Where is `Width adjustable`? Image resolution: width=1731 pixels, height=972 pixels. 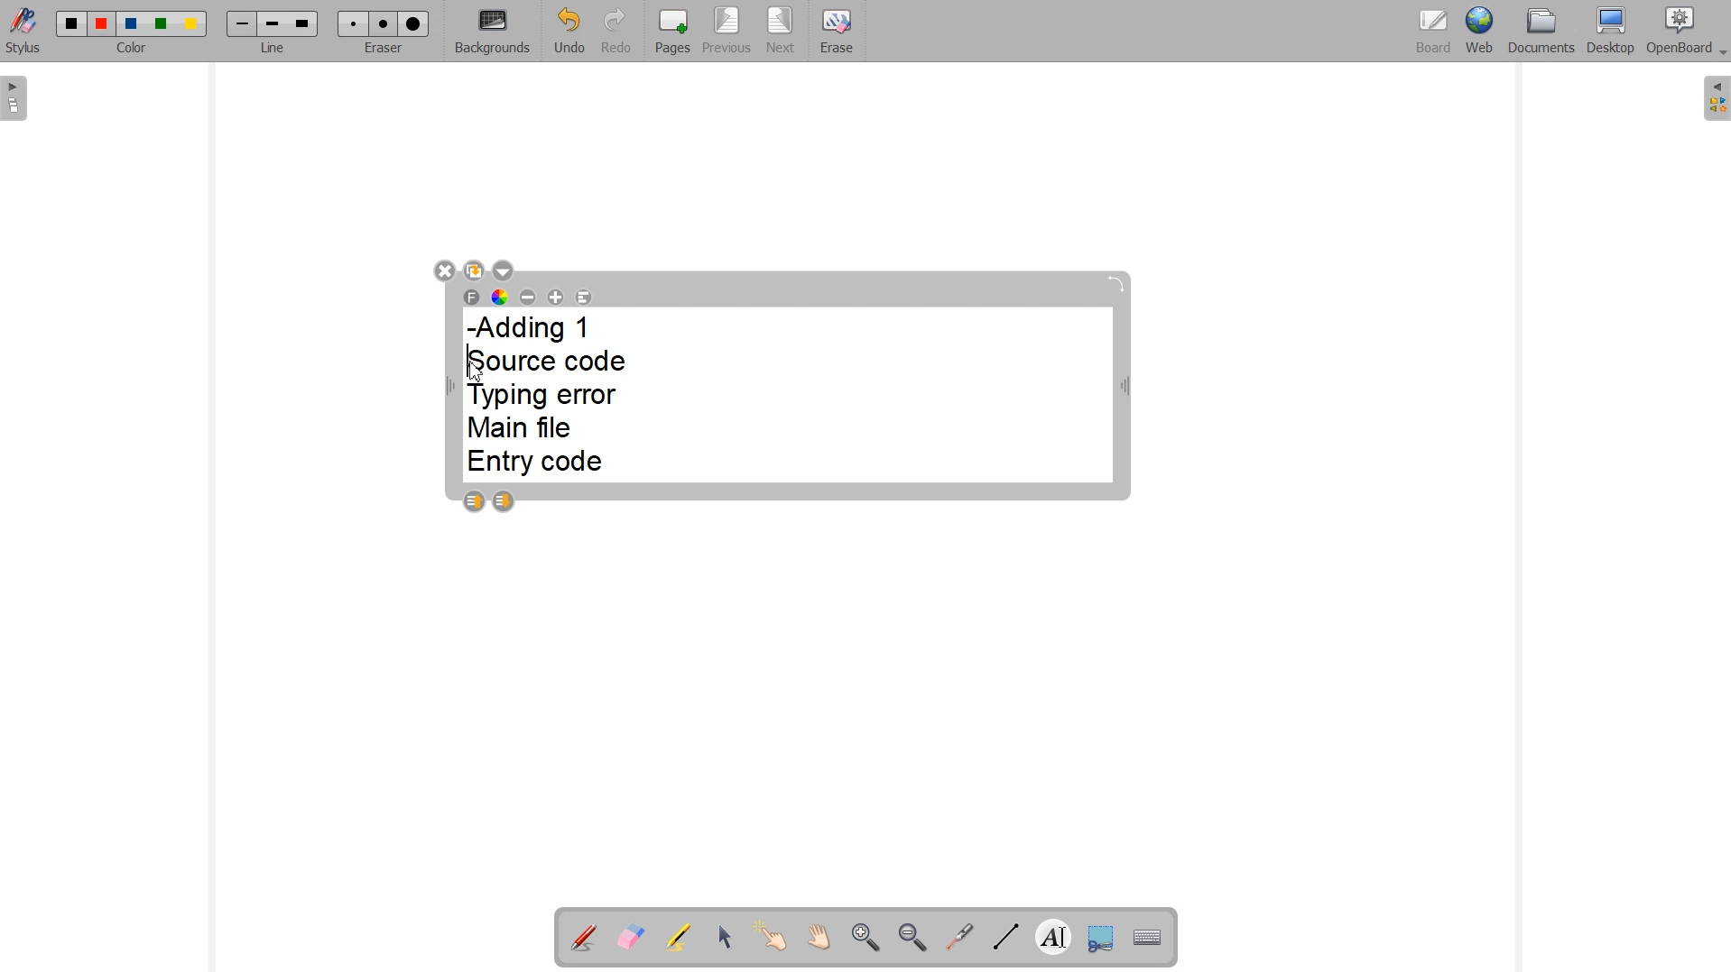
Width adjustable is located at coordinates (1126, 390).